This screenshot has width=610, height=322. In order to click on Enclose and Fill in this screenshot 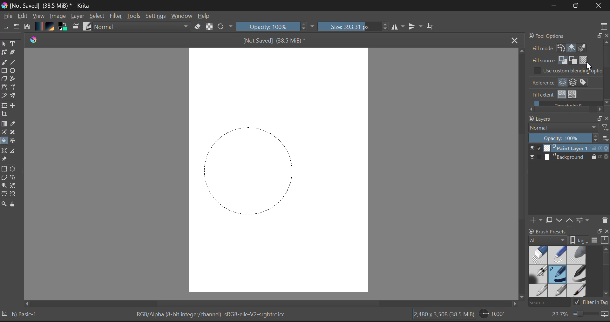, I will do `click(15, 141)`.